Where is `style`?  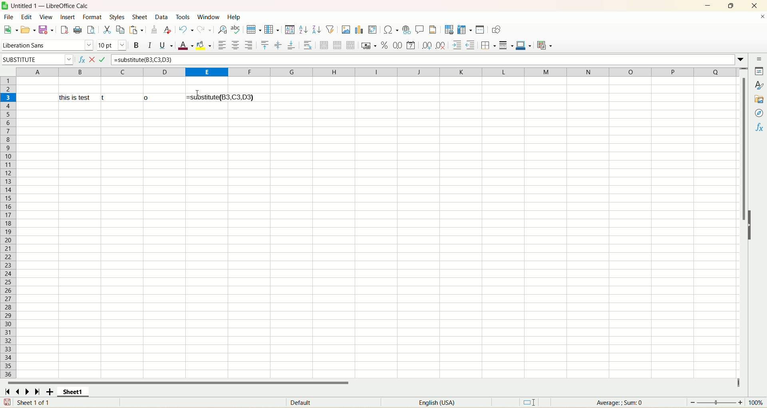
style is located at coordinates (757, 85).